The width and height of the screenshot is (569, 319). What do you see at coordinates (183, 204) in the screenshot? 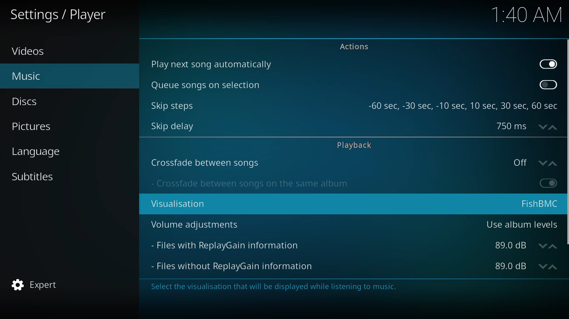
I see `visualisation` at bounding box center [183, 204].